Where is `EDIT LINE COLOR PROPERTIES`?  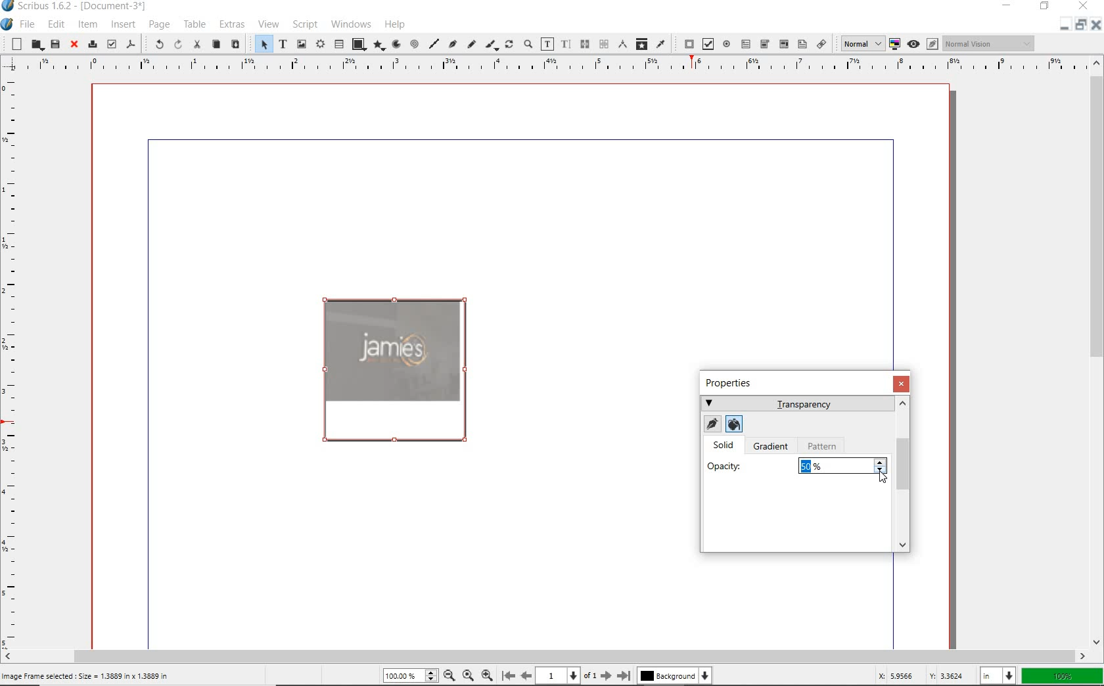
EDIT LINE COLOR PROPERTIES is located at coordinates (711, 424).